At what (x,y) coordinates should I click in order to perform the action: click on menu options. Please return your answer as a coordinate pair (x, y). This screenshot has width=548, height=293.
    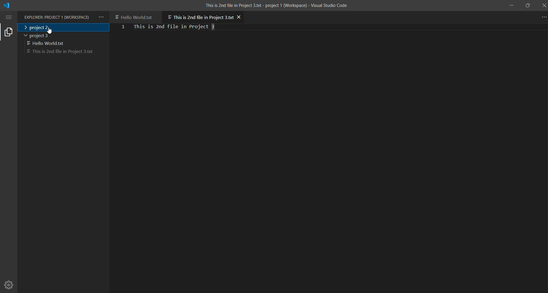
    Looking at the image, I should click on (9, 17).